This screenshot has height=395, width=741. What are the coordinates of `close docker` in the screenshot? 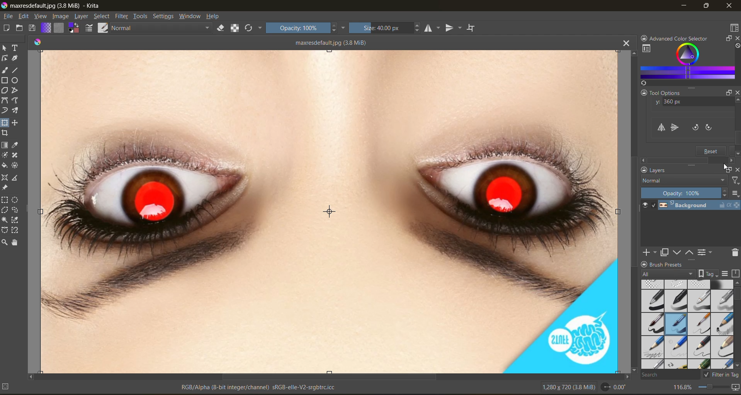 It's located at (734, 93).